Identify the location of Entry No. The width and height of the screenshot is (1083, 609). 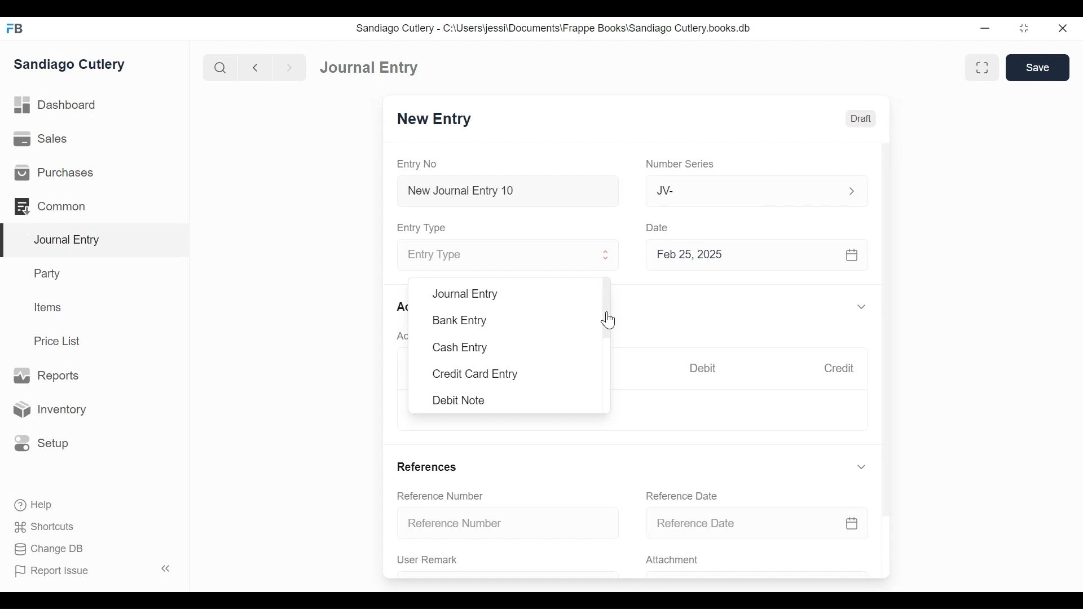
(420, 164).